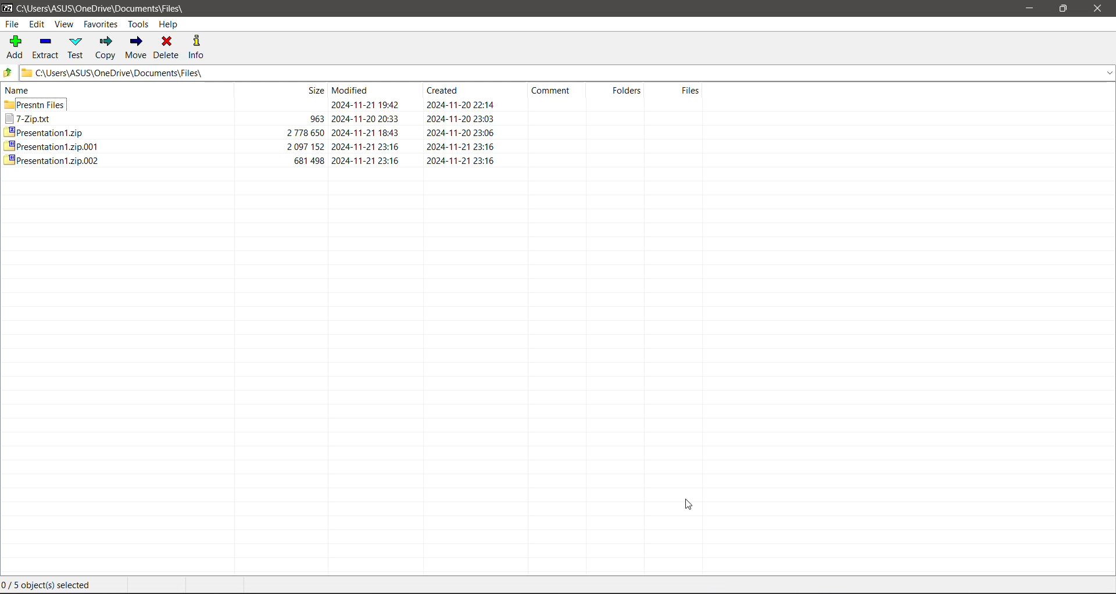 The height and width of the screenshot is (594, 1116). Describe the element at coordinates (13, 26) in the screenshot. I see `File` at that location.